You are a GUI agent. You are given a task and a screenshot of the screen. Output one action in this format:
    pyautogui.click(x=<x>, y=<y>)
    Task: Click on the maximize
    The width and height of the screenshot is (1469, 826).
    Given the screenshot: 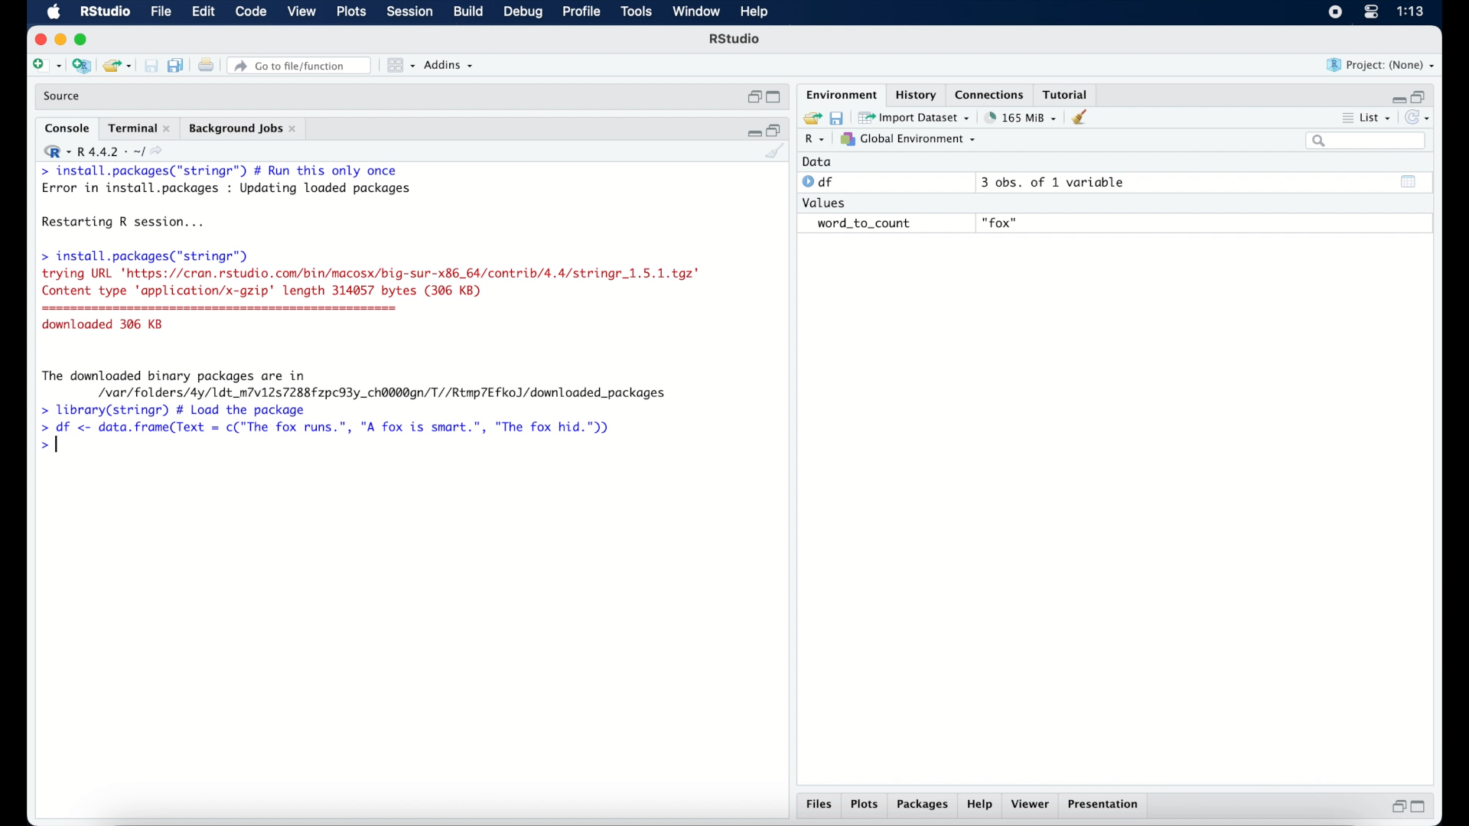 What is the action you would take?
    pyautogui.click(x=776, y=98)
    